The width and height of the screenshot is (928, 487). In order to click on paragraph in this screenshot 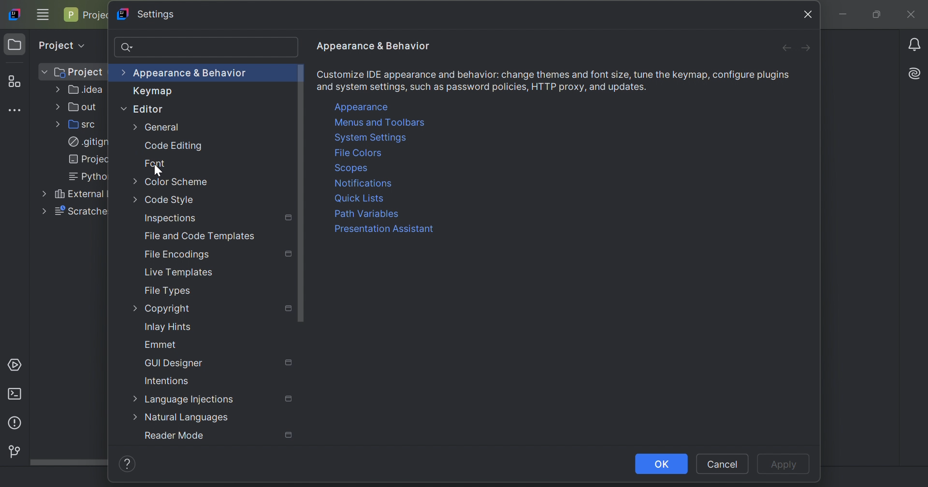, I will do `click(558, 80)`.